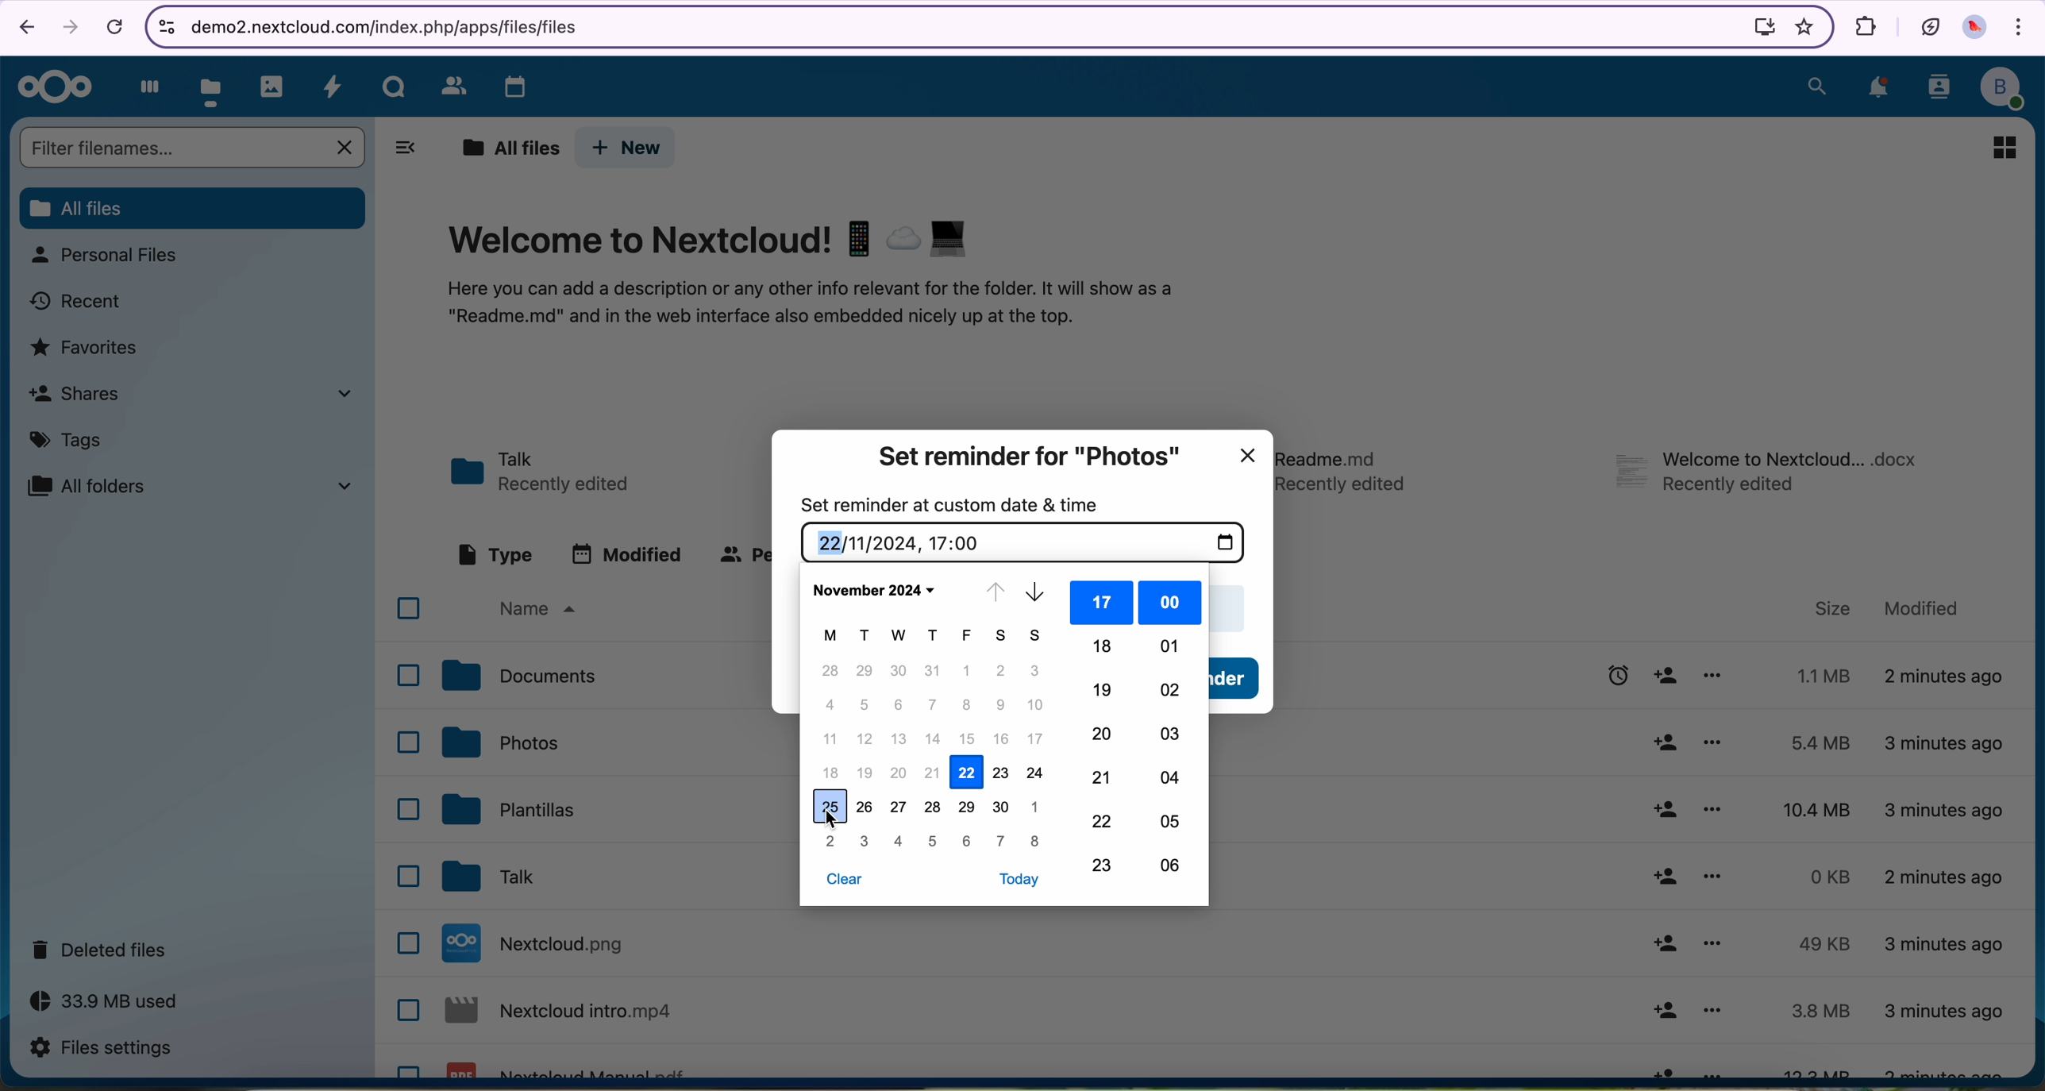  I want to click on saturday, so click(1003, 636).